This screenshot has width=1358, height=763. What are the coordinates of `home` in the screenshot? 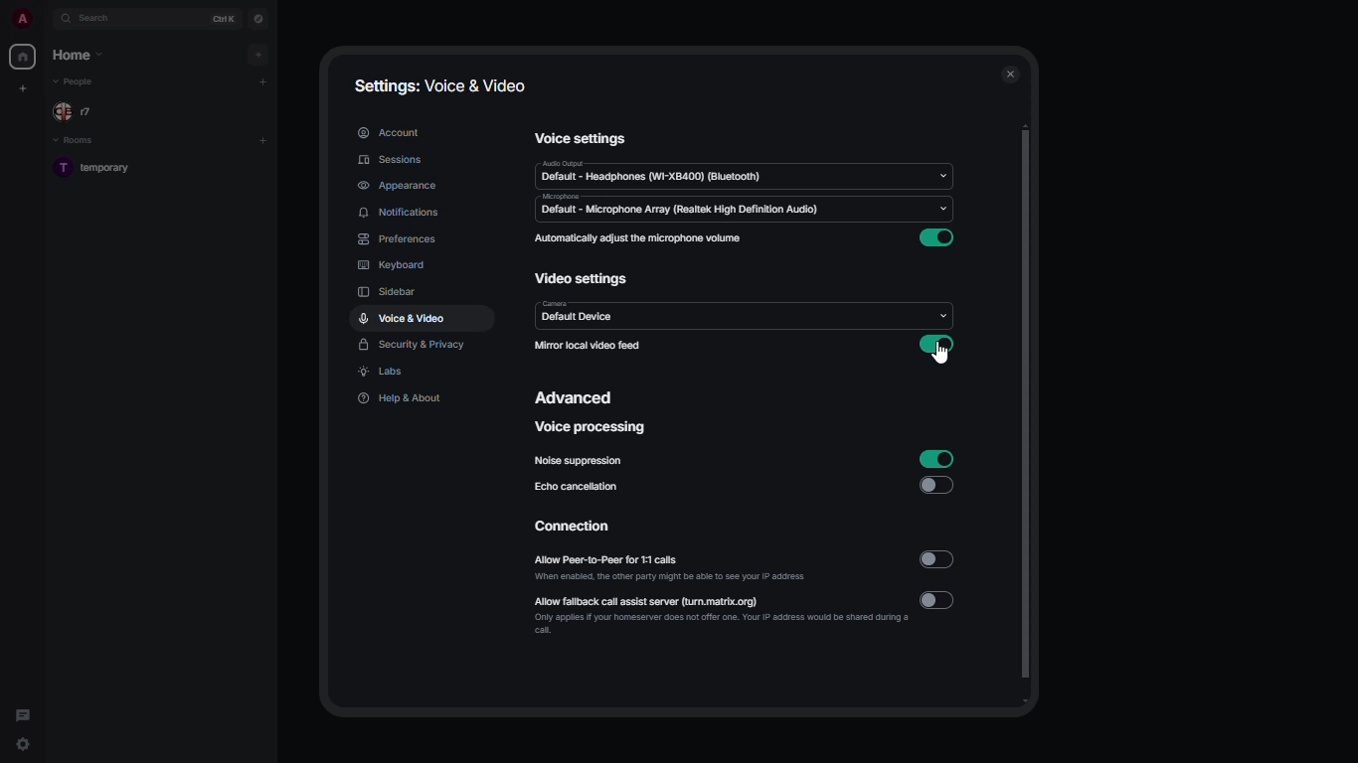 It's located at (22, 57).